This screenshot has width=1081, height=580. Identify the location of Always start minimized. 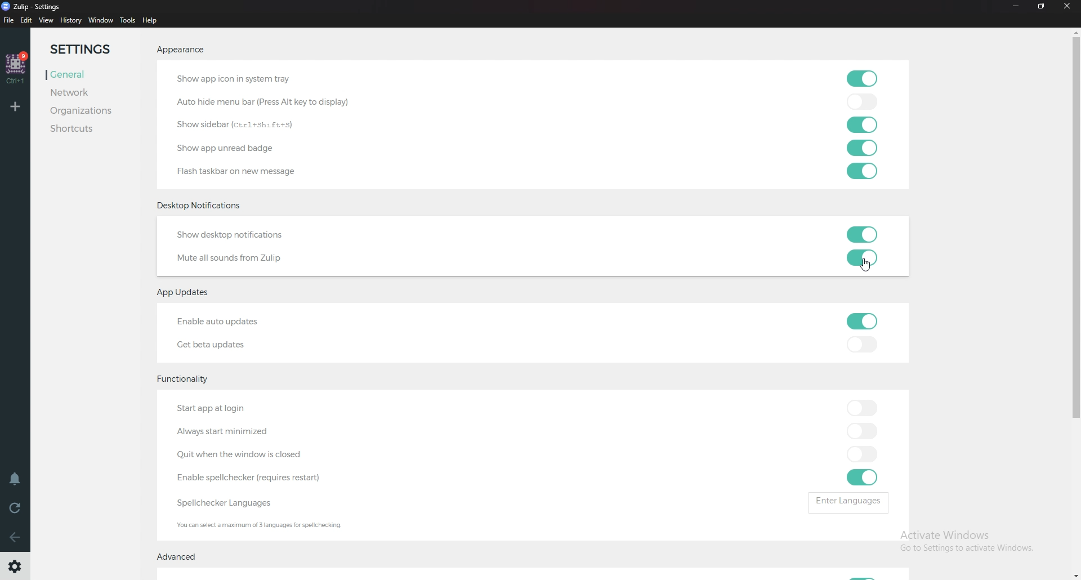
(227, 434).